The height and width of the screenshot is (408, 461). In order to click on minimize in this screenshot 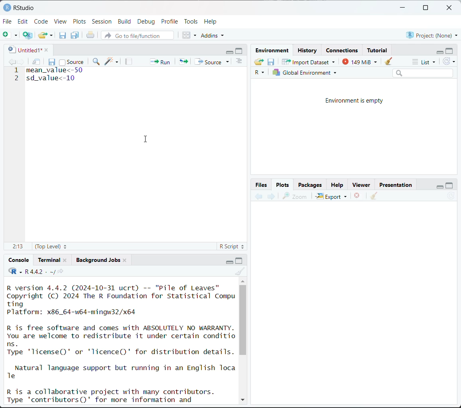, I will do `click(438, 185)`.